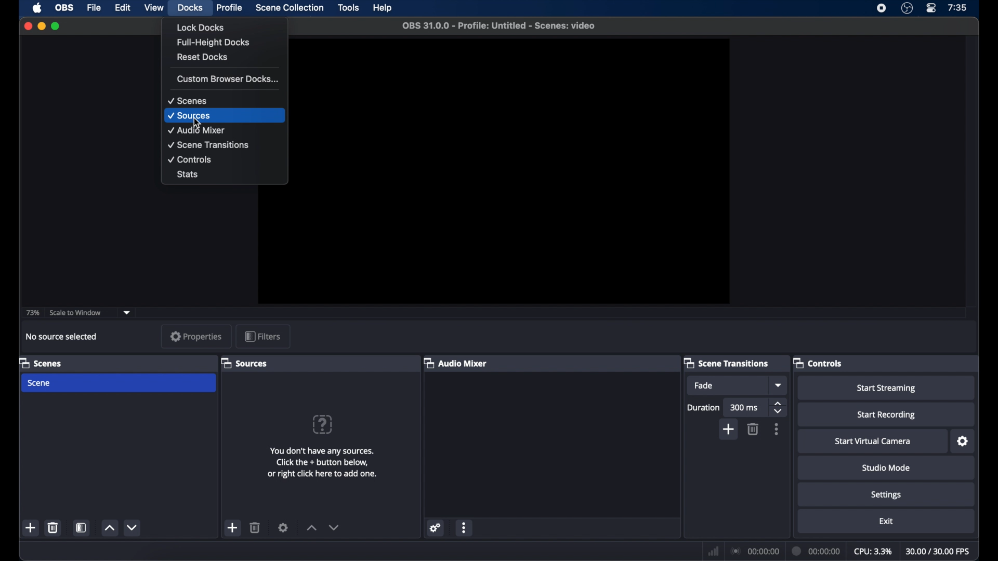 This screenshot has height=561, width=998. What do you see at coordinates (322, 424) in the screenshot?
I see `help` at bounding box center [322, 424].